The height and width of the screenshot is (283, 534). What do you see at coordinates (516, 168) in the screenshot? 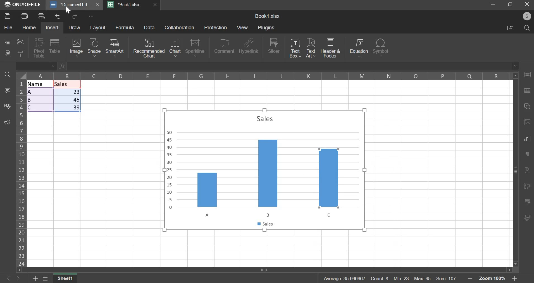
I see `Vertical scroll bar` at bounding box center [516, 168].